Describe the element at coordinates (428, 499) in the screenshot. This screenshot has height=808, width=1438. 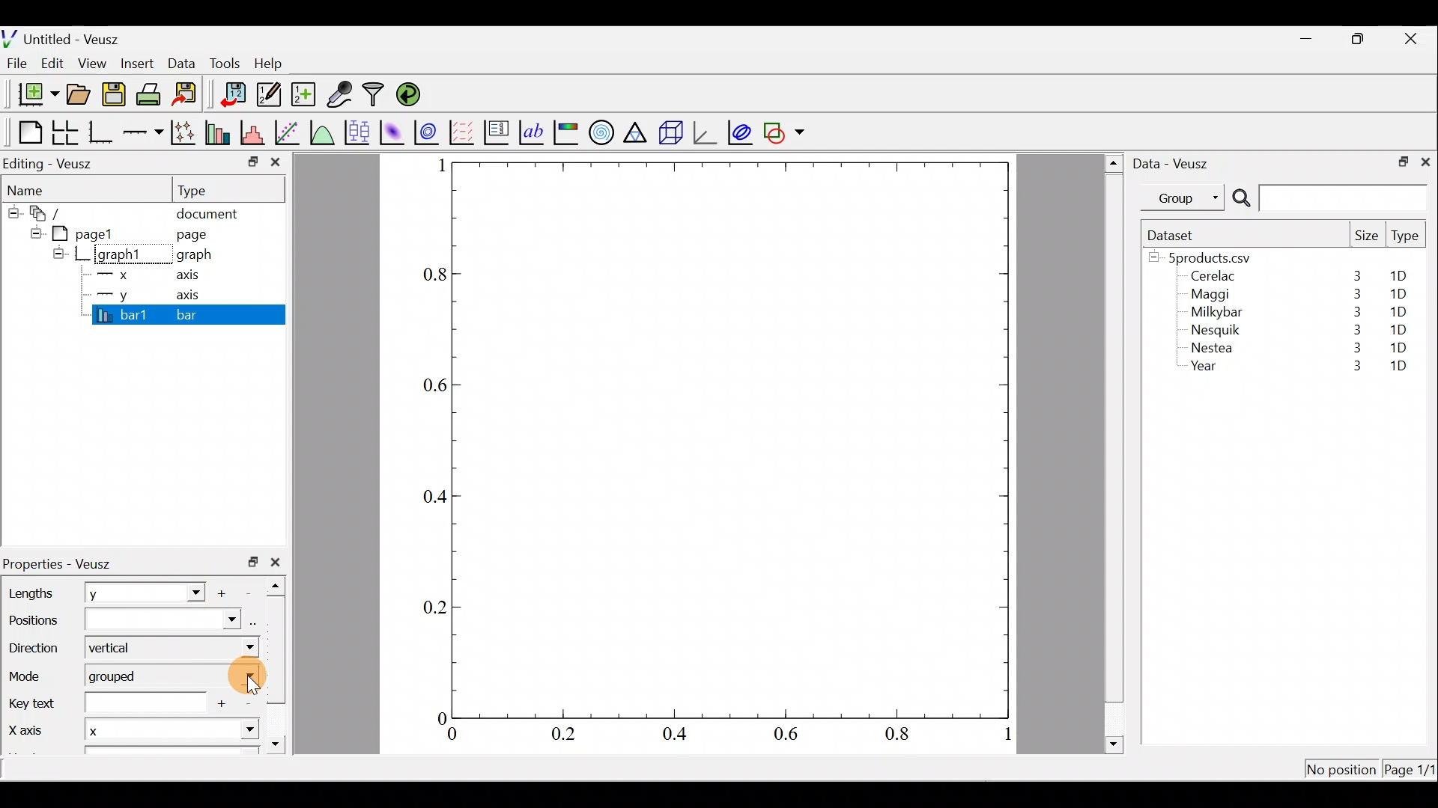
I see `04` at that location.